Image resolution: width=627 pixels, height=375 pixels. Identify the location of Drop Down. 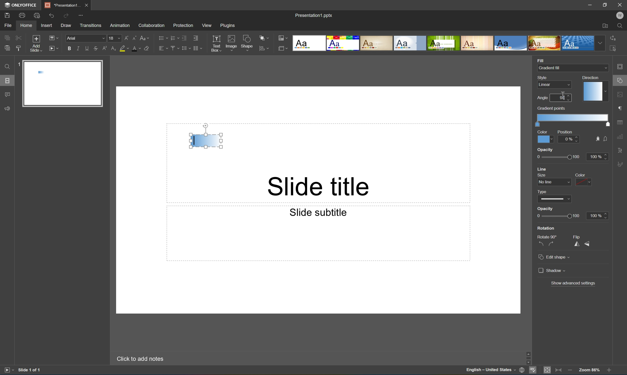
(605, 68).